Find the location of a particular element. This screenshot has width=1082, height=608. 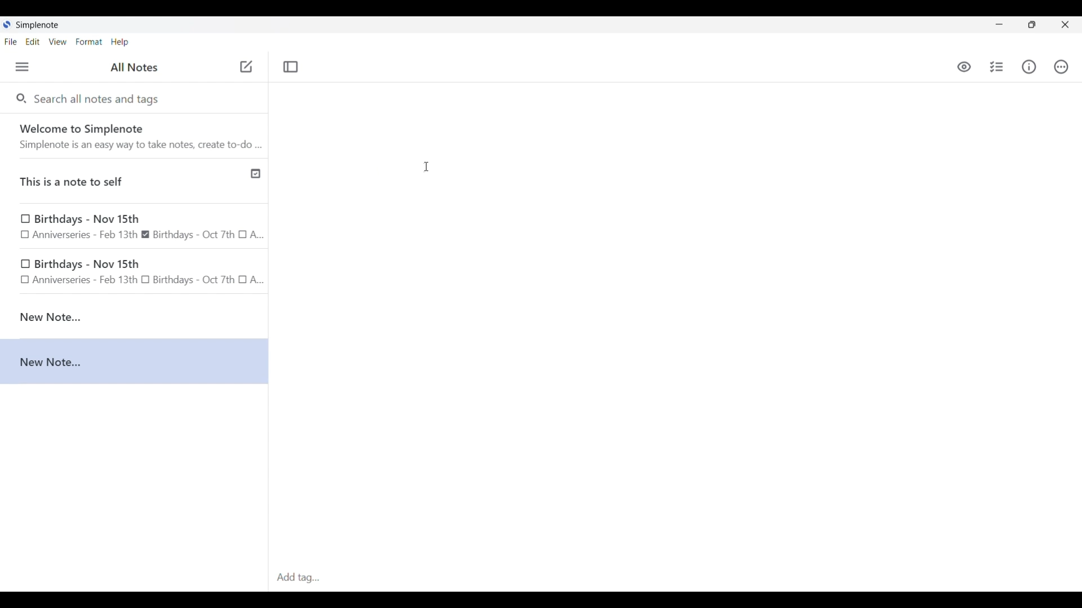

Actions is located at coordinates (1061, 67).